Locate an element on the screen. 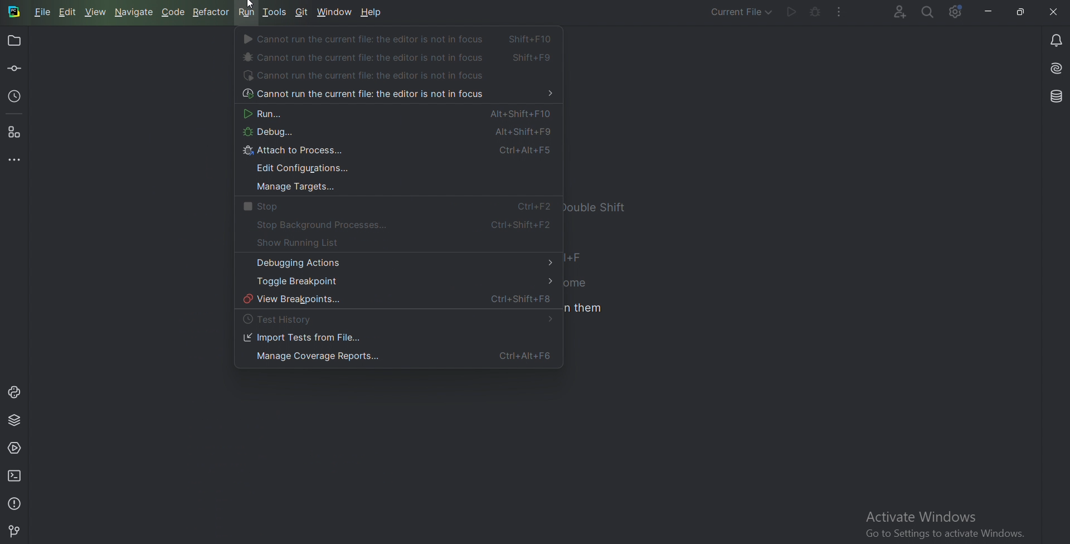  Run is located at coordinates (394, 114).